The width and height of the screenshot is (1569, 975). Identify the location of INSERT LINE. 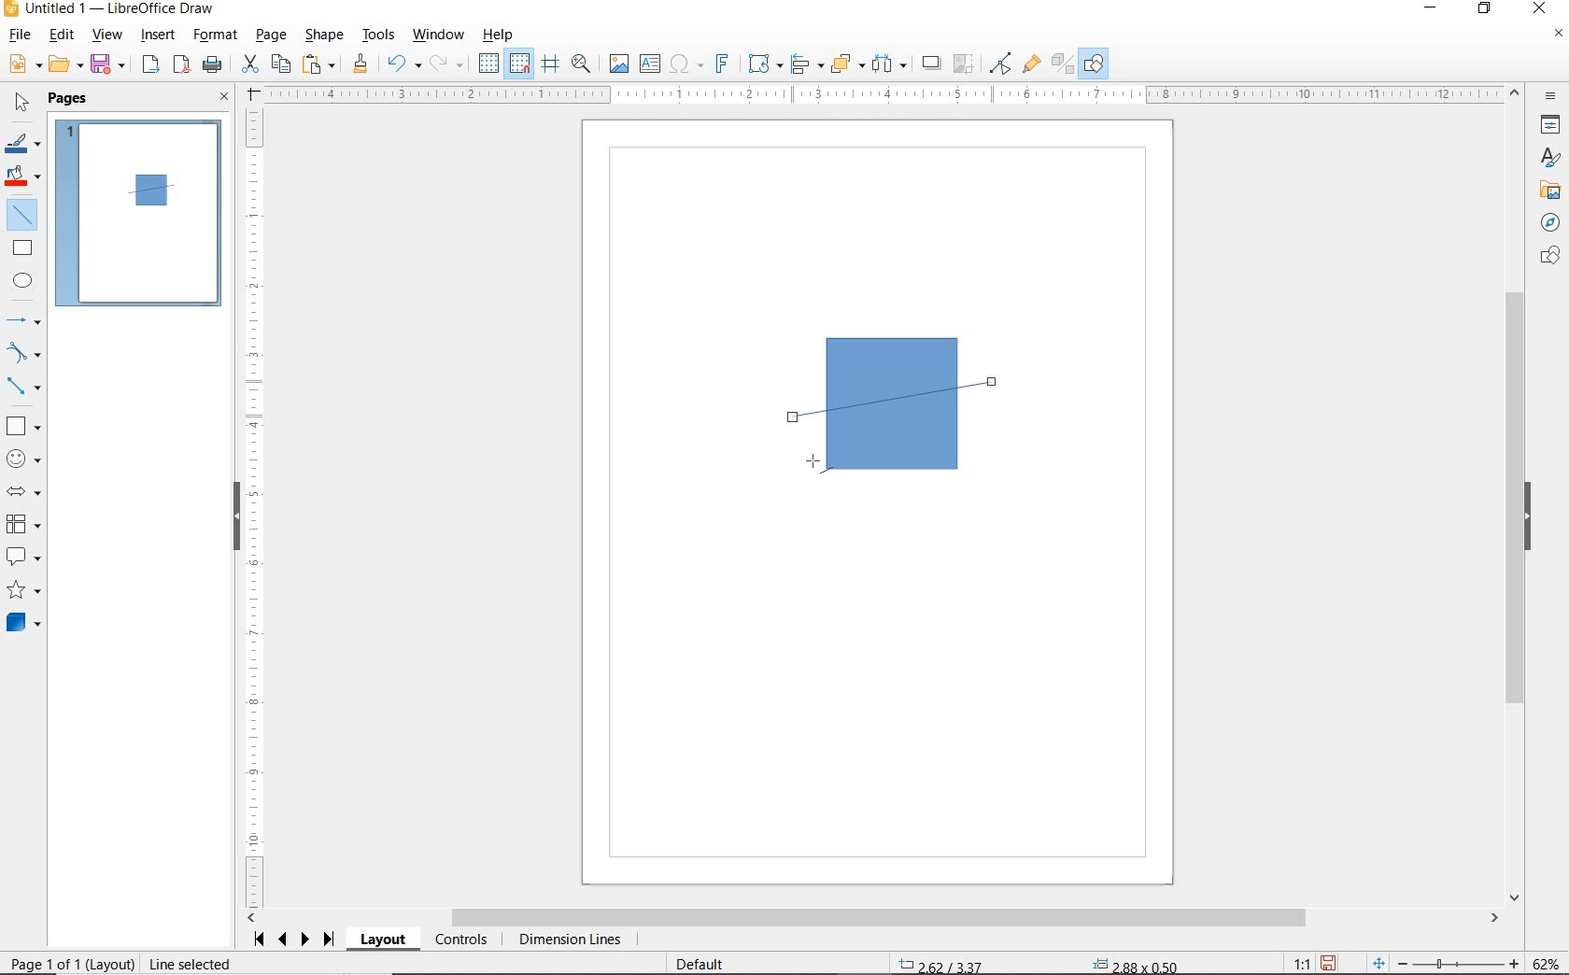
(25, 215).